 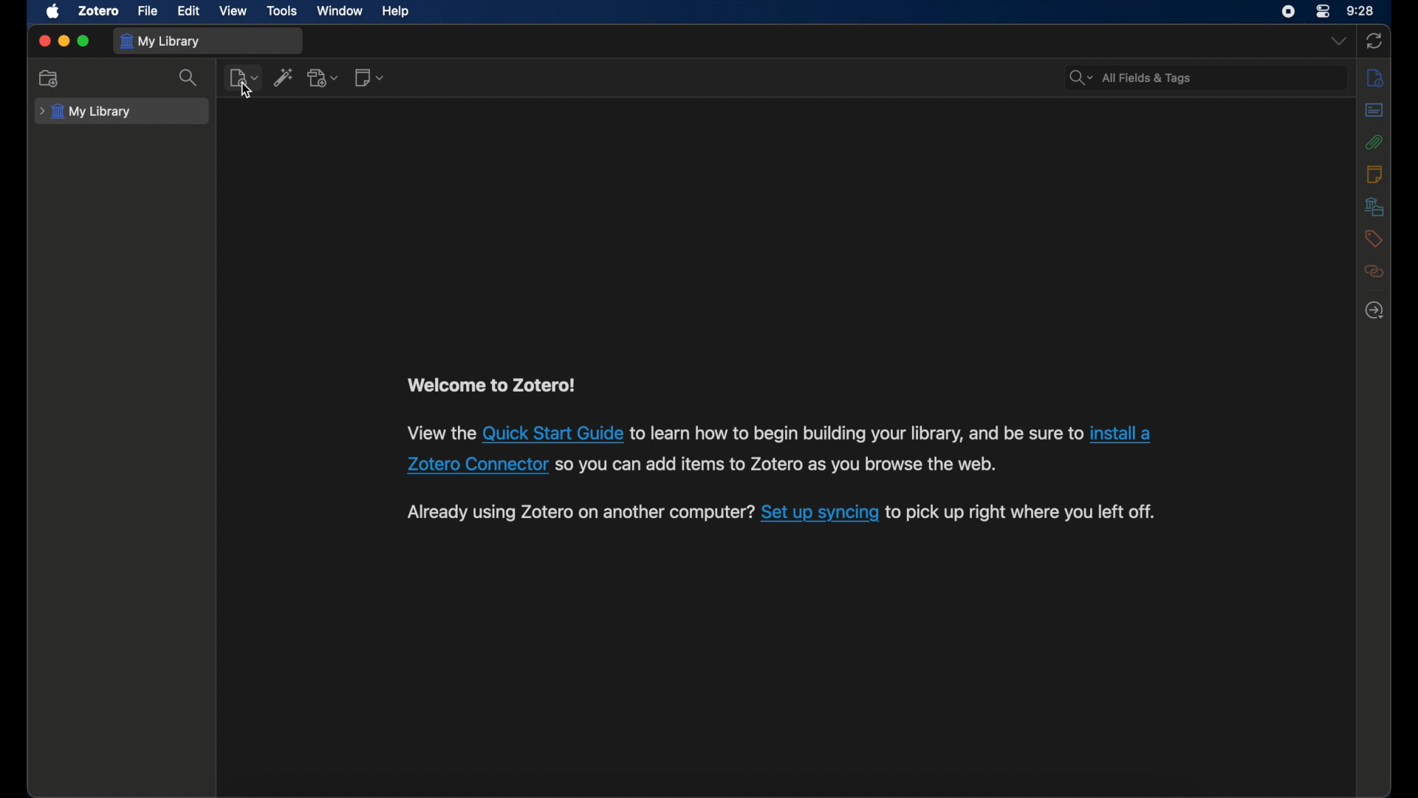 I want to click on new collection, so click(x=48, y=78).